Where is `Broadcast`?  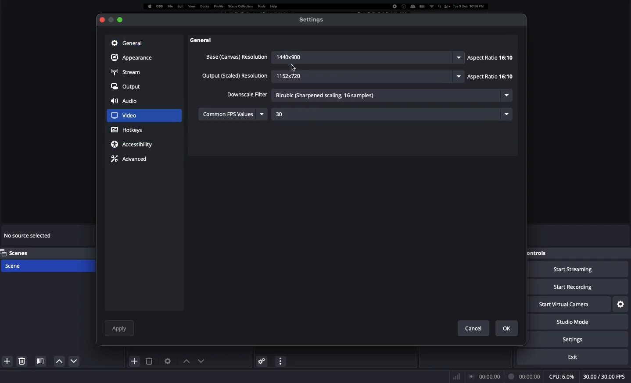
Broadcast is located at coordinates (485, 376).